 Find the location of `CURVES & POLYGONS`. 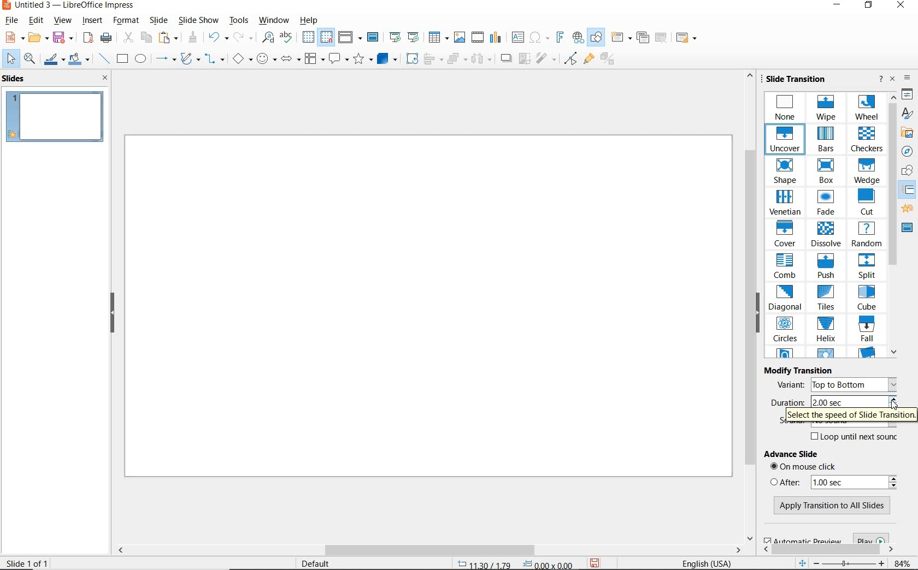

CURVES & POLYGONS is located at coordinates (189, 58).